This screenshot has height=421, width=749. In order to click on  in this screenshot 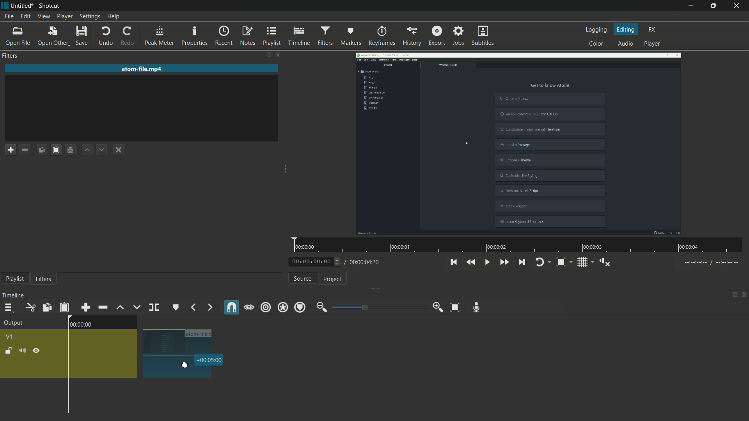, I will do `click(5, 5)`.